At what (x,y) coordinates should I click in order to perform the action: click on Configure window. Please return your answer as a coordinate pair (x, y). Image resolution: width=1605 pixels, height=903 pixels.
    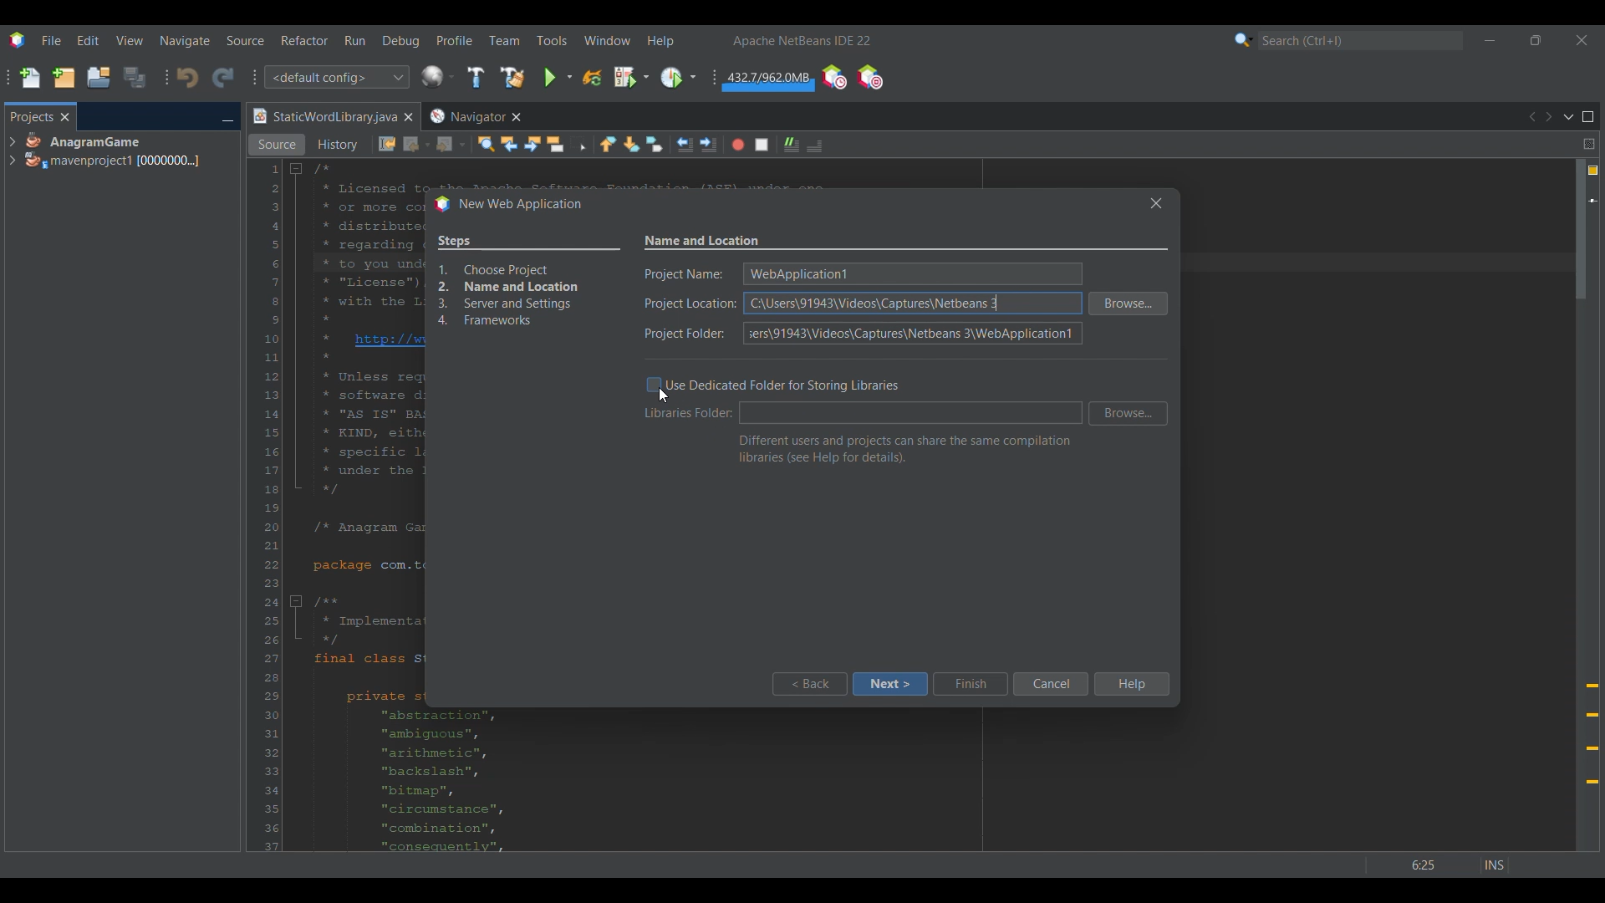
    Looking at the image, I should click on (437, 76).